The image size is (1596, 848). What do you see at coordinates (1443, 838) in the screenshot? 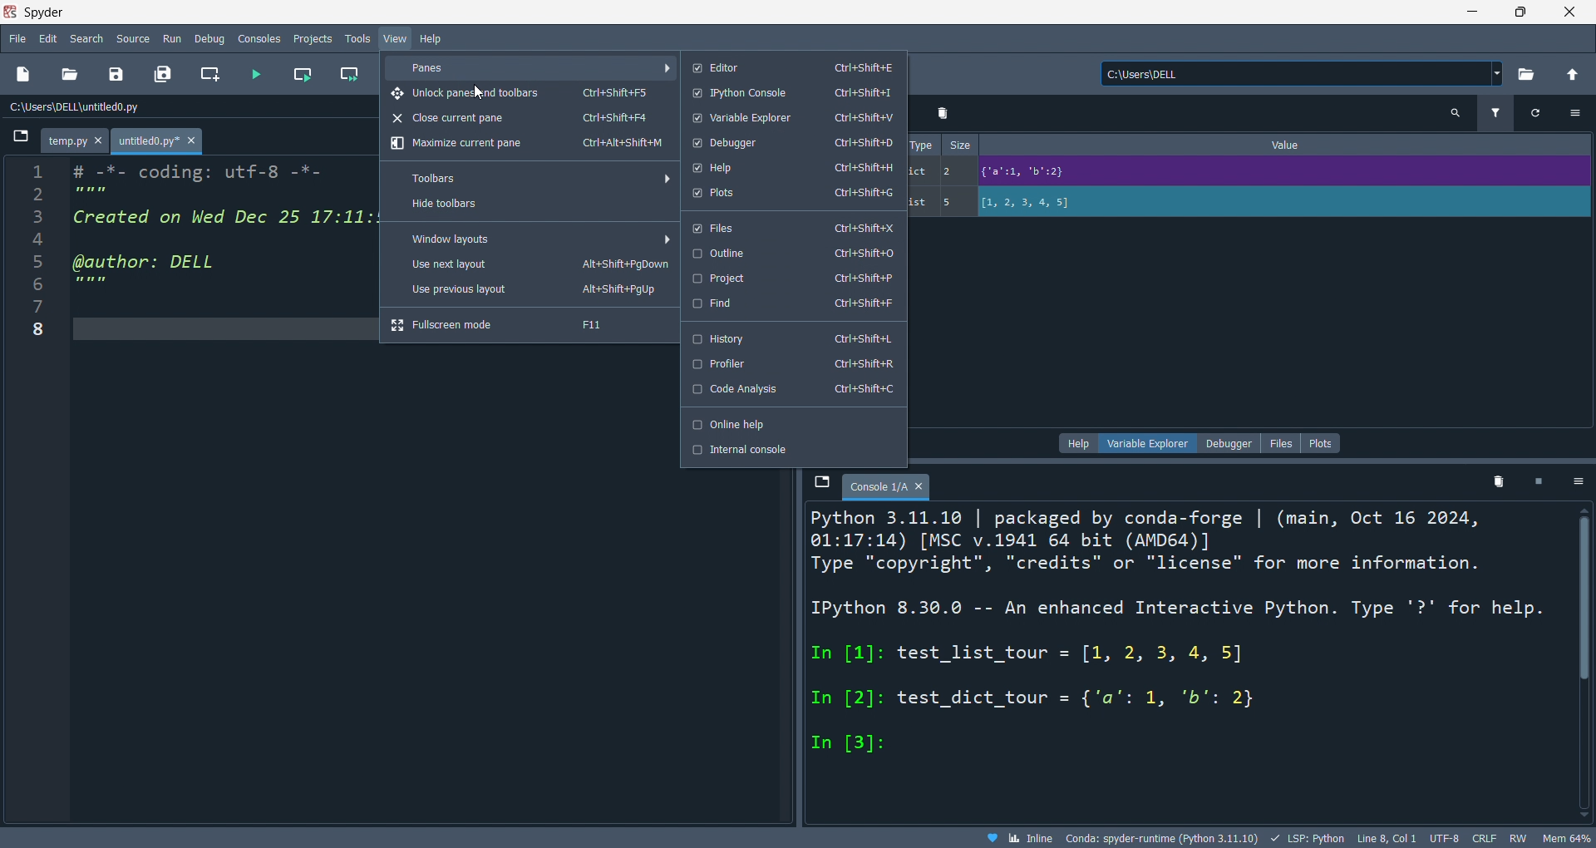
I see `file encoding` at bounding box center [1443, 838].